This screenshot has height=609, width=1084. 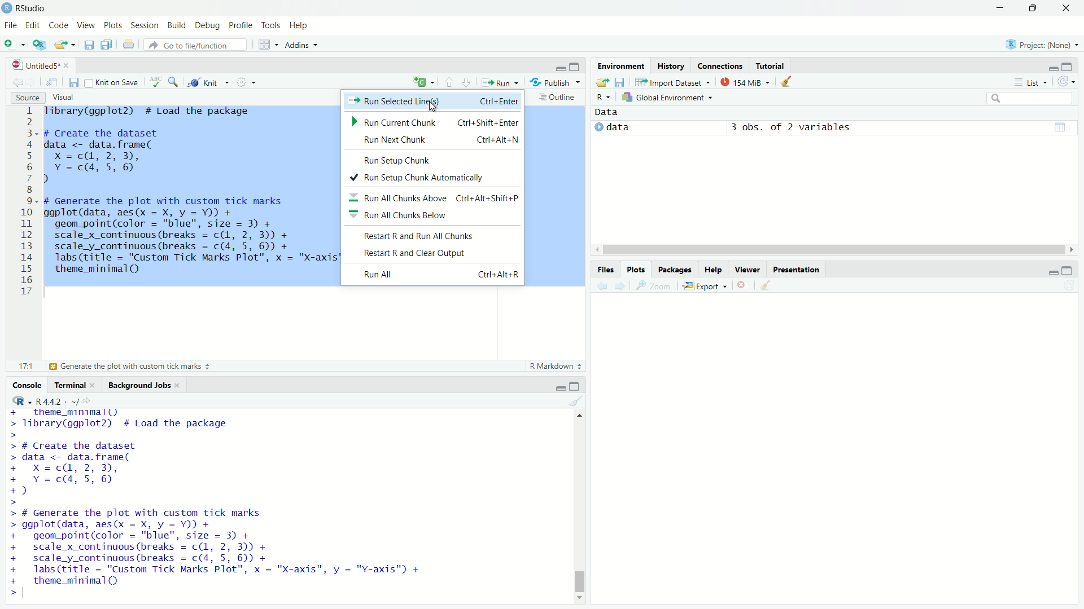 I want to click on profile, so click(x=241, y=25).